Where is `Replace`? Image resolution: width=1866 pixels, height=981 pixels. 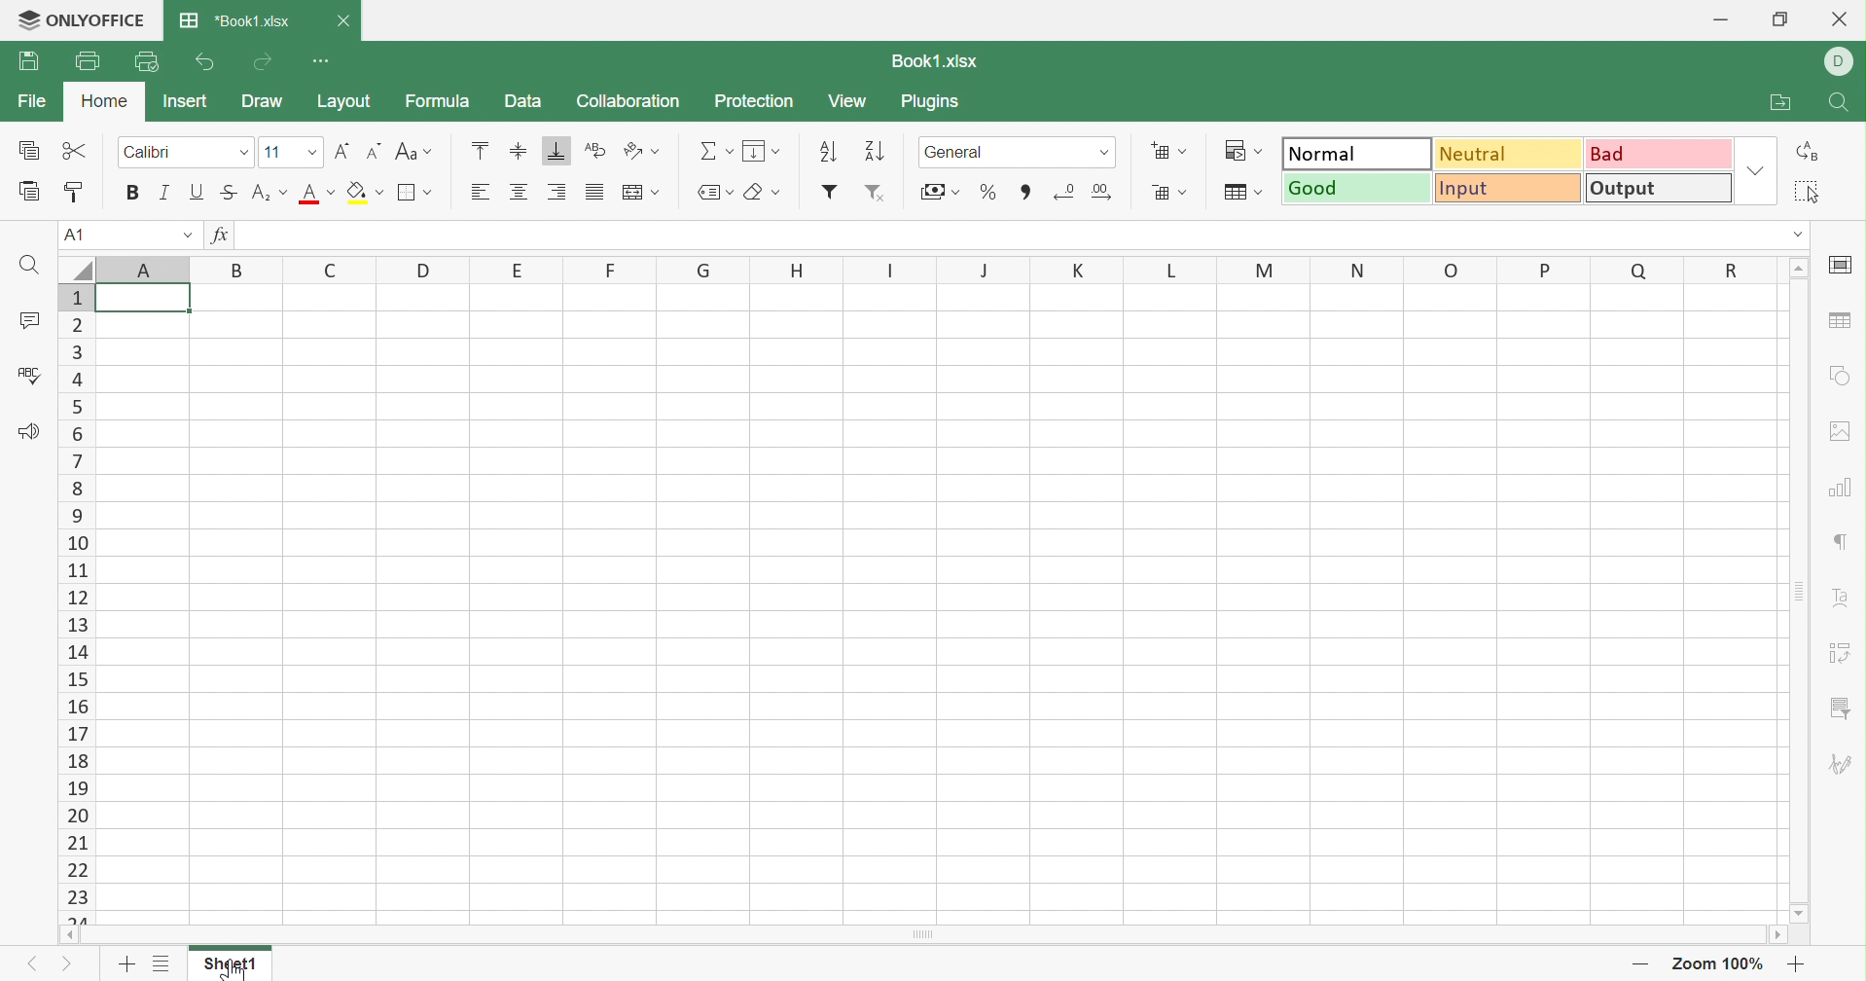 Replace is located at coordinates (1812, 154).